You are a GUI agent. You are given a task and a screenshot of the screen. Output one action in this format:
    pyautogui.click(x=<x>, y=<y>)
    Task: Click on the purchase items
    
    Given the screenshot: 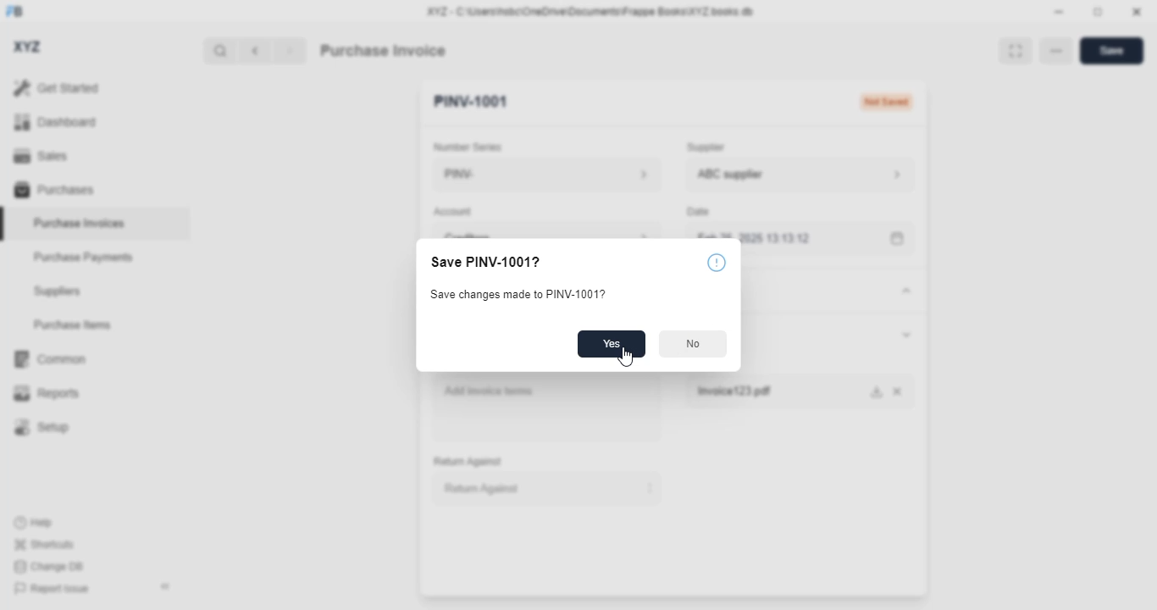 What is the action you would take?
    pyautogui.click(x=73, y=324)
    